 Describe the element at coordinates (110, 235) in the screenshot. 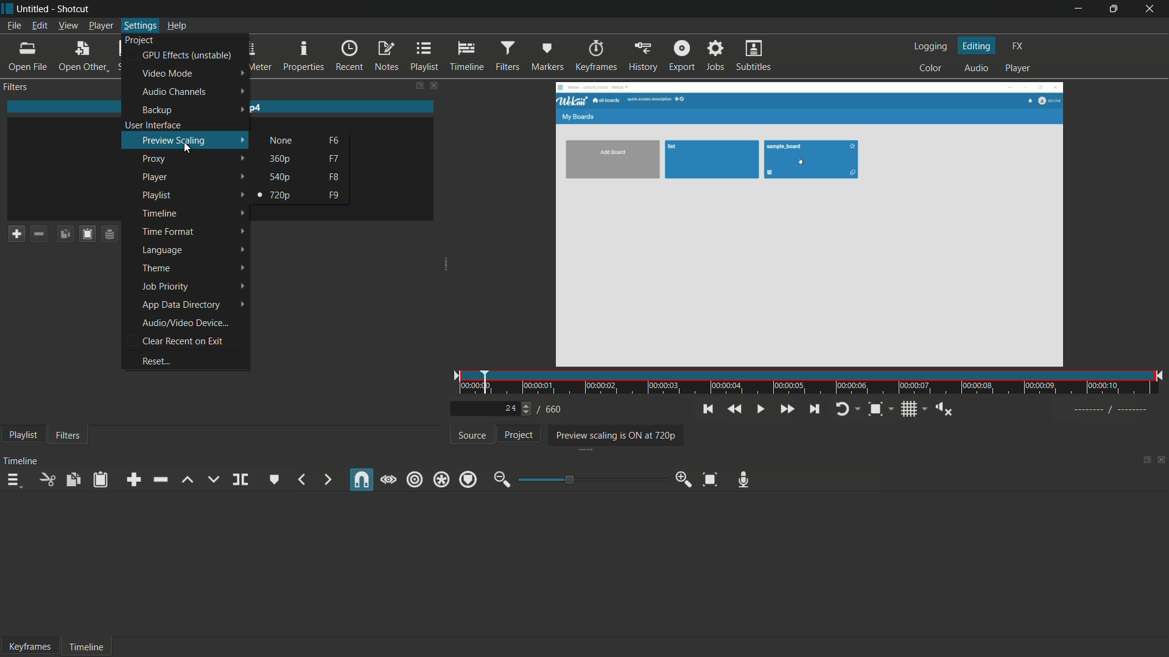

I see `save filter set` at that location.